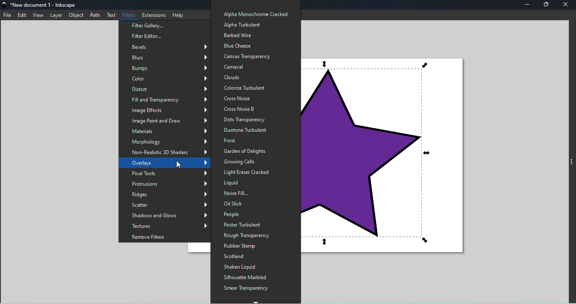 The image size is (576, 304). What do you see at coordinates (22, 15) in the screenshot?
I see `Edit` at bounding box center [22, 15].